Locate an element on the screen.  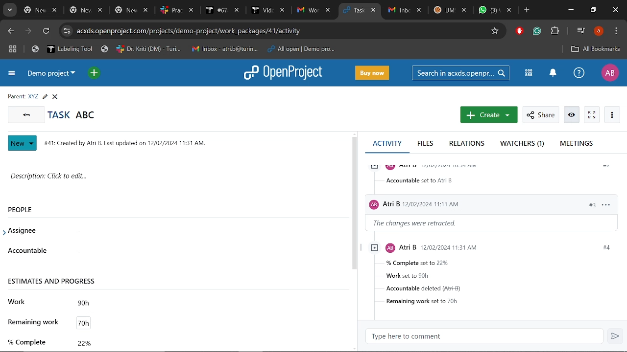
Estimates and progress is located at coordinates (63, 280).